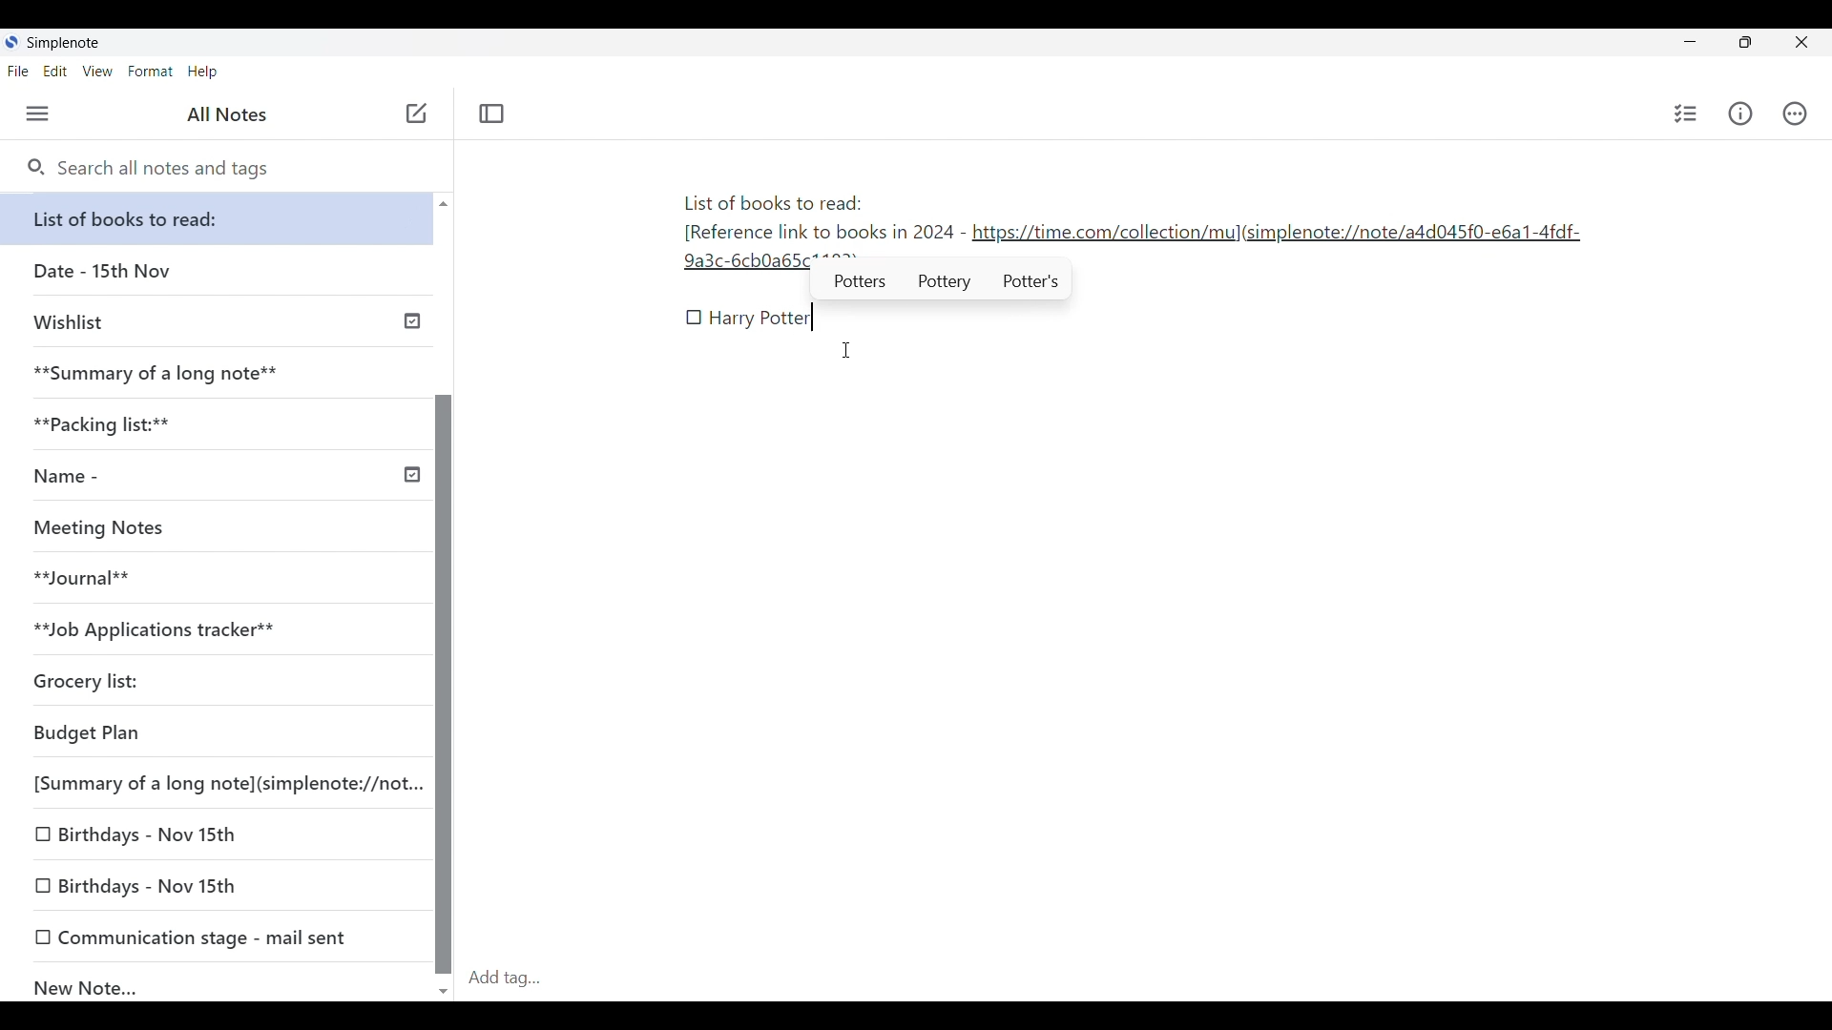 Image resolution: width=1832 pixels, height=1030 pixels. What do you see at coordinates (221, 319) in the screenshot?
I see `Wishlist` at bounding box center [221, 319].